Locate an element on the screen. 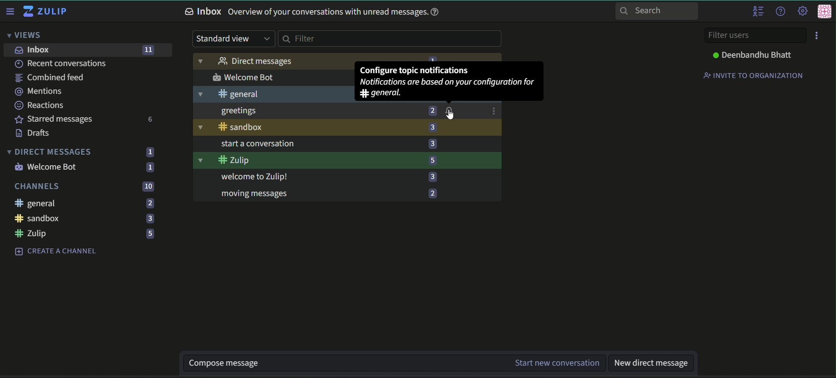 The image size is (836, 378). number is located at coordinates (434, 193).